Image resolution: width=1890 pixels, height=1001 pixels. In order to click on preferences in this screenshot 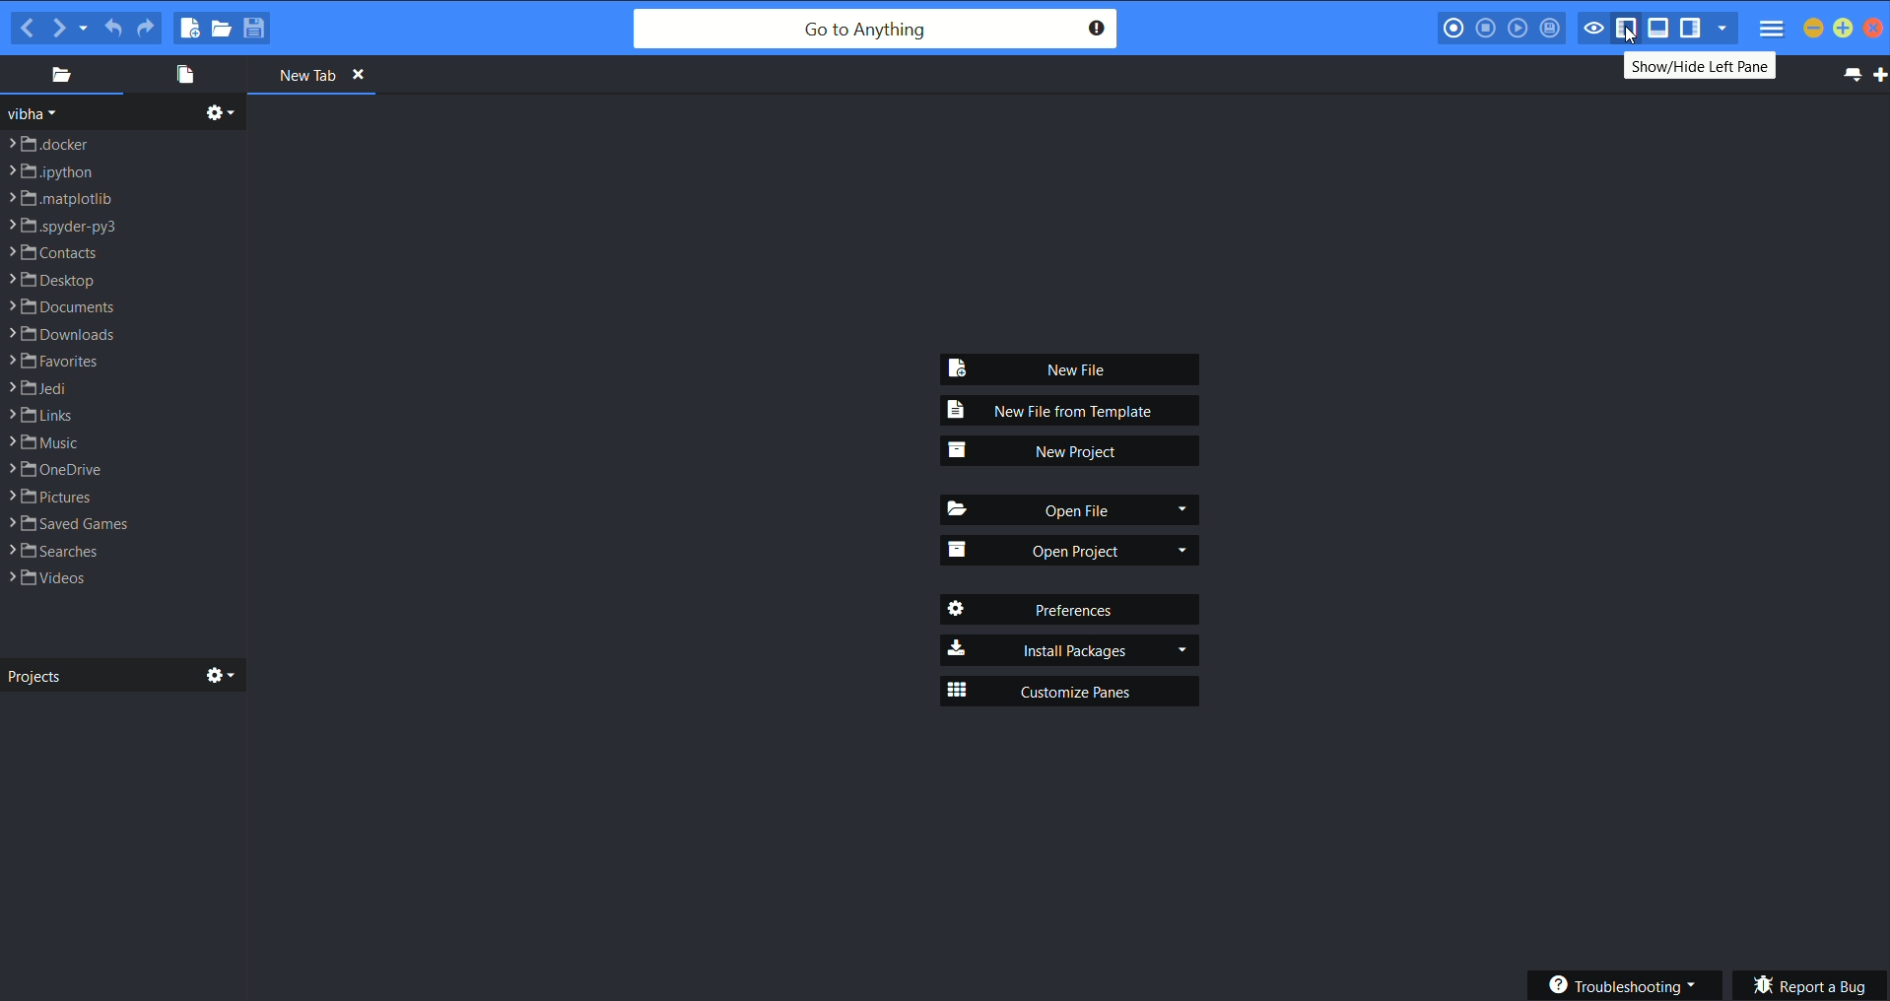, I will do `click(1070, 609)`.